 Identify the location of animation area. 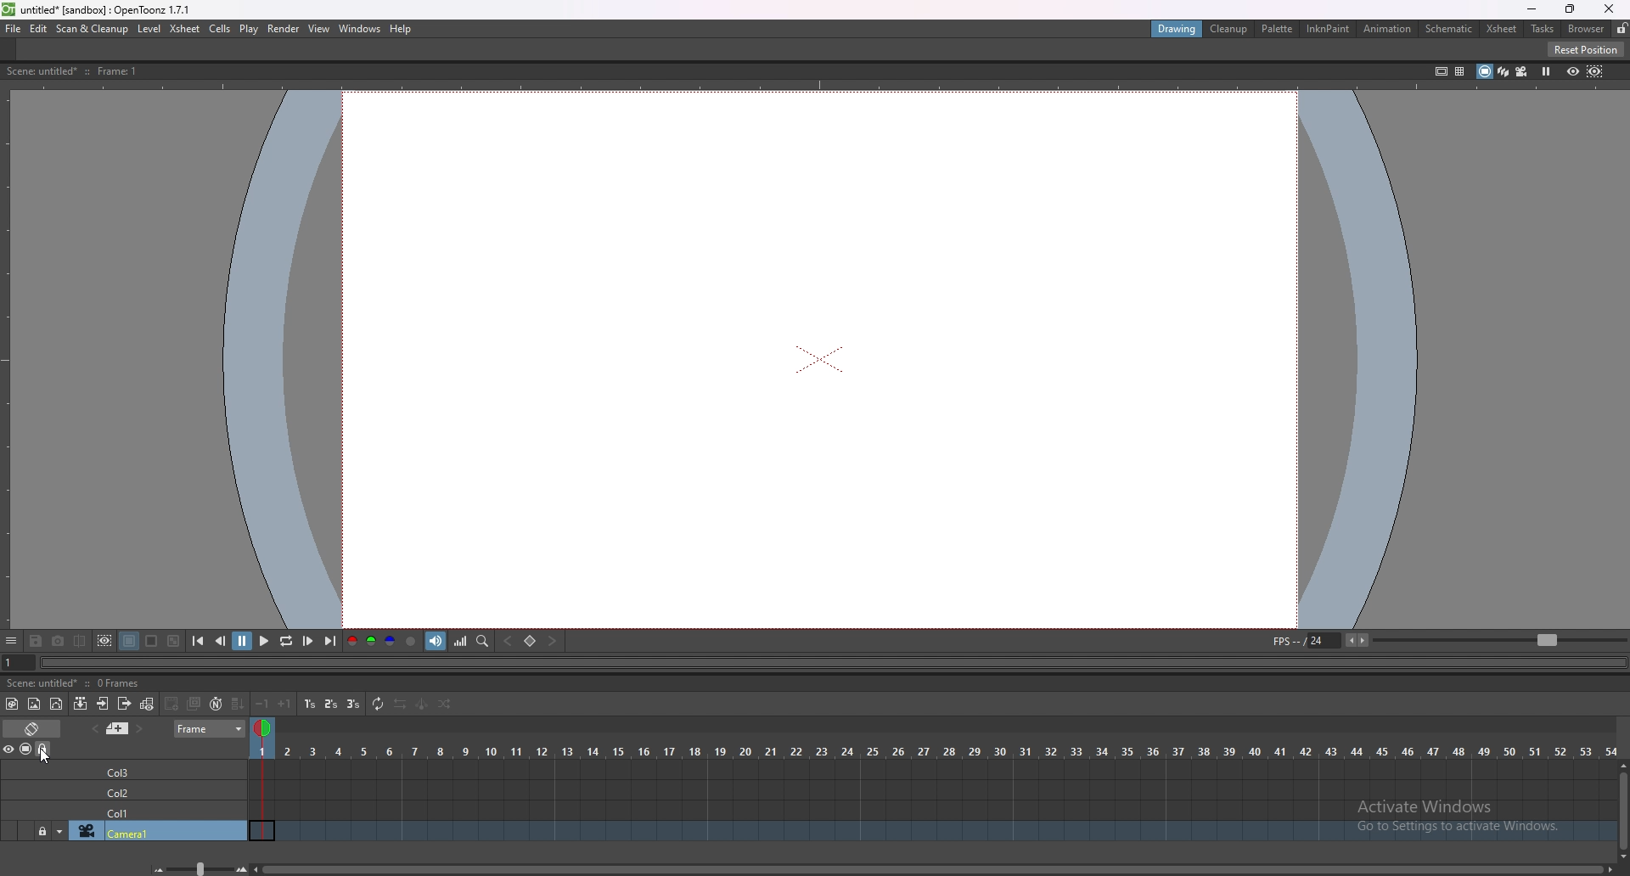
(822, 358).